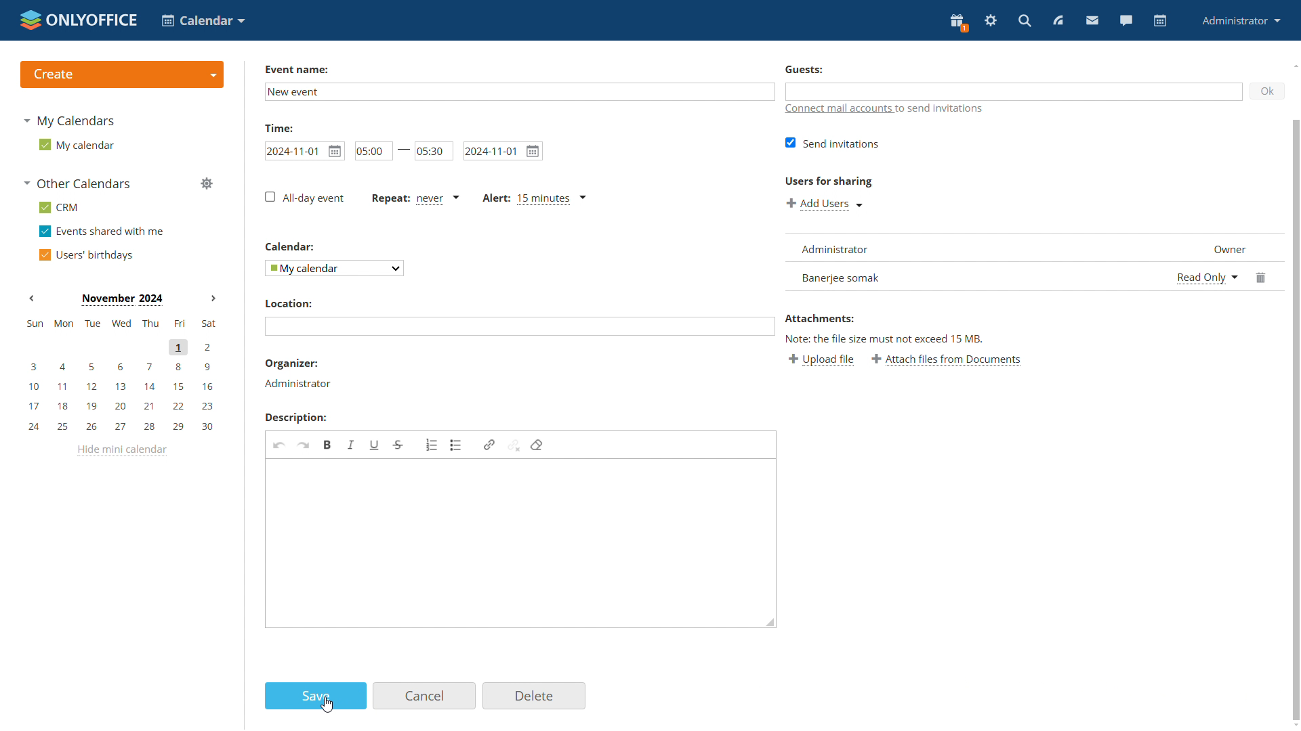 This screenshot has width=1301, height=731. What do you see at coordinates (949, 362) in the screenshot?
I see `Attach files from documents` at bounding box center [949, 362].